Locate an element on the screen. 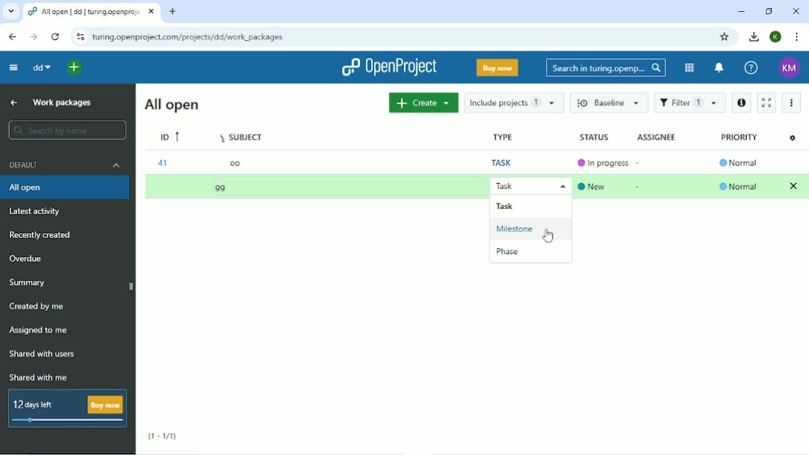 The height and width of the screenshot is (455, 809). Normal is located at coordinates (739, 162).